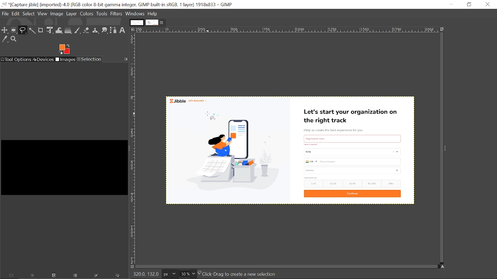 The width and height of the screenshot is (497, 279). Describe the element at coordinates (72, 14) in the screenshot. I see `Layer` at that location.